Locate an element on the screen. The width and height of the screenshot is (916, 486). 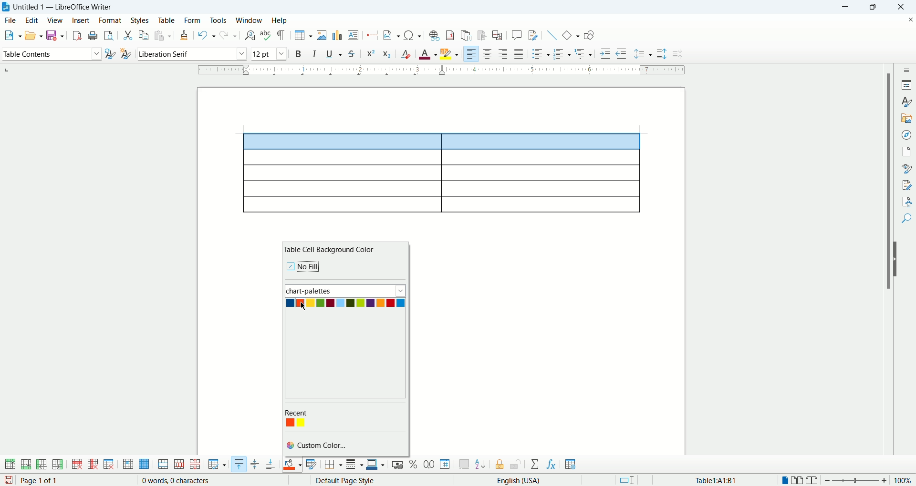
cursor is located at coordinates (304, 308).